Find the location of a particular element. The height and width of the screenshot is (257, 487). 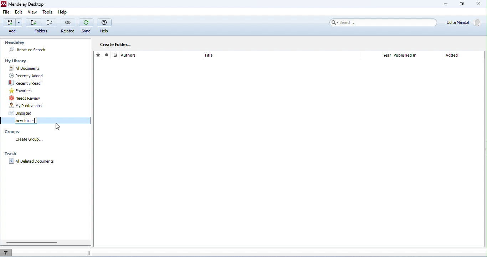

favorite is located at coordinates (99, 55).